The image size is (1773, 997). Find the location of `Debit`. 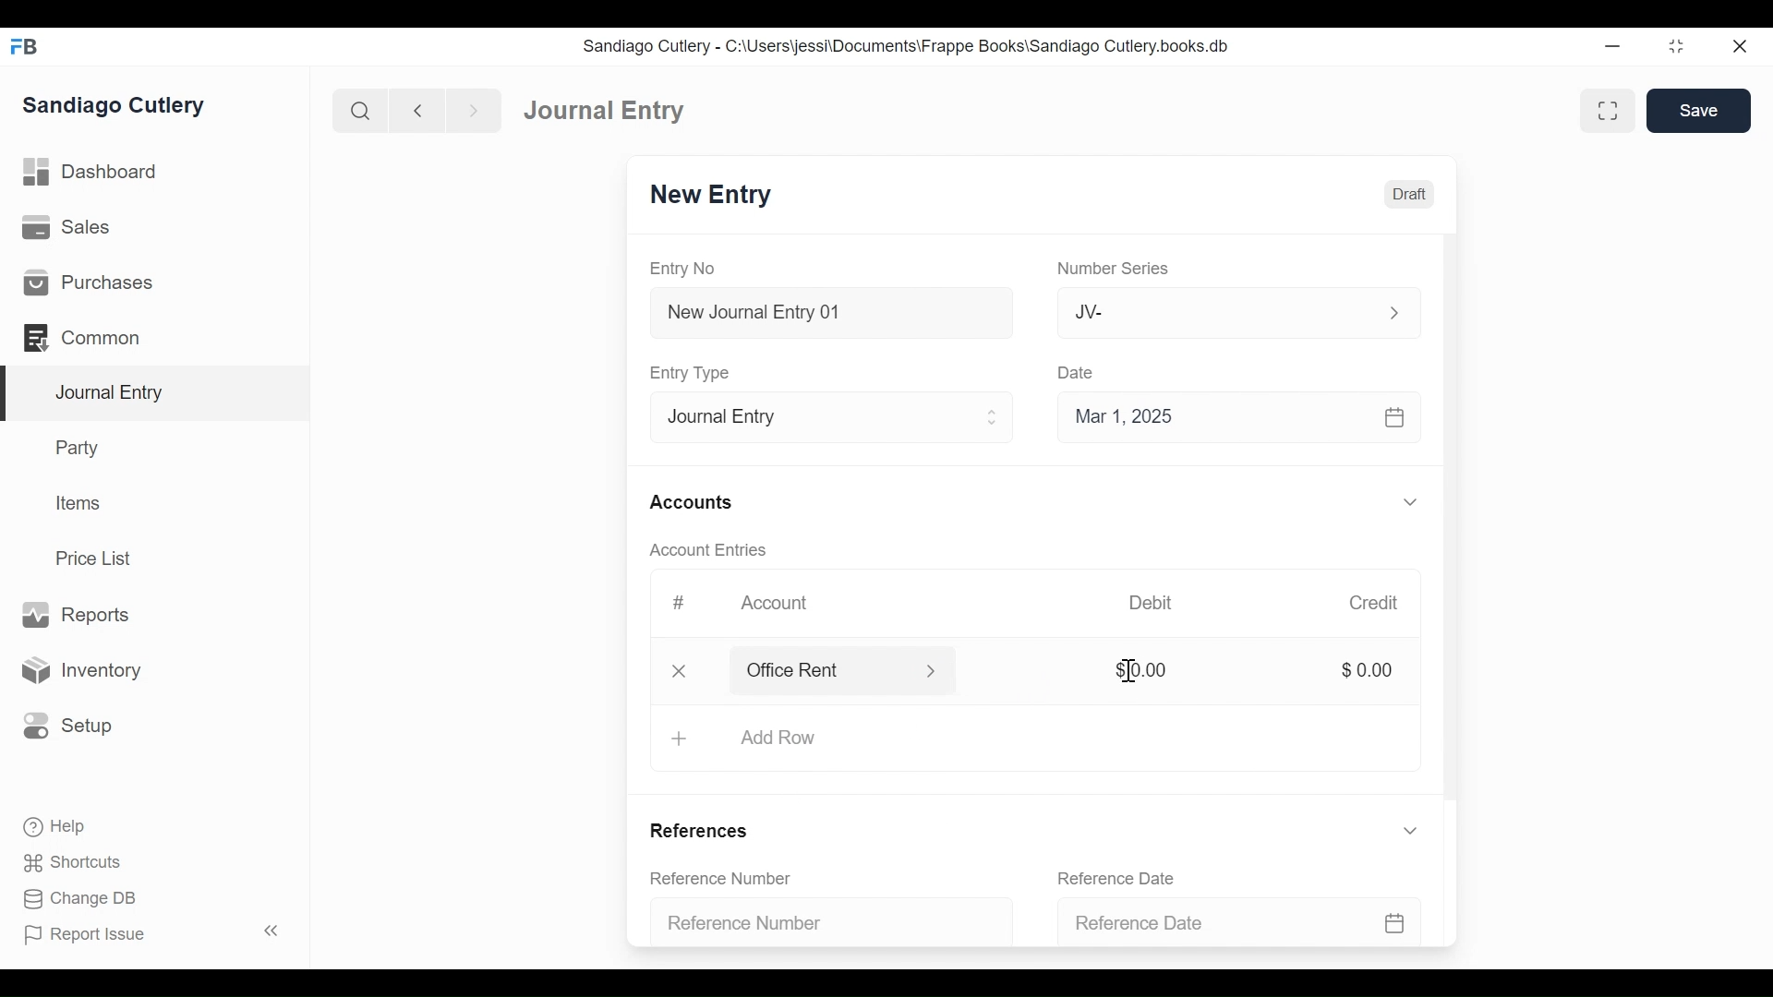

Debit is located at coordinates (1154, 603).